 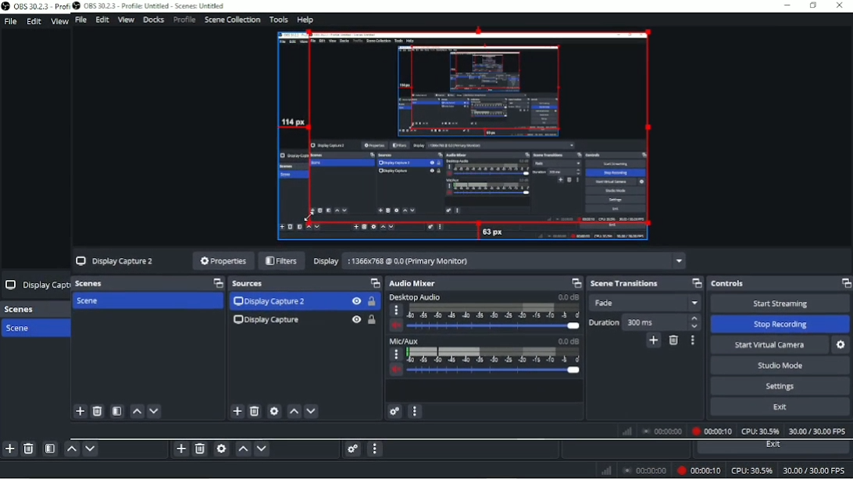 What do you see at coordinates (116, 261) in the screenshot?
I see `Display Capture 2` at bounding box center [116, 261].